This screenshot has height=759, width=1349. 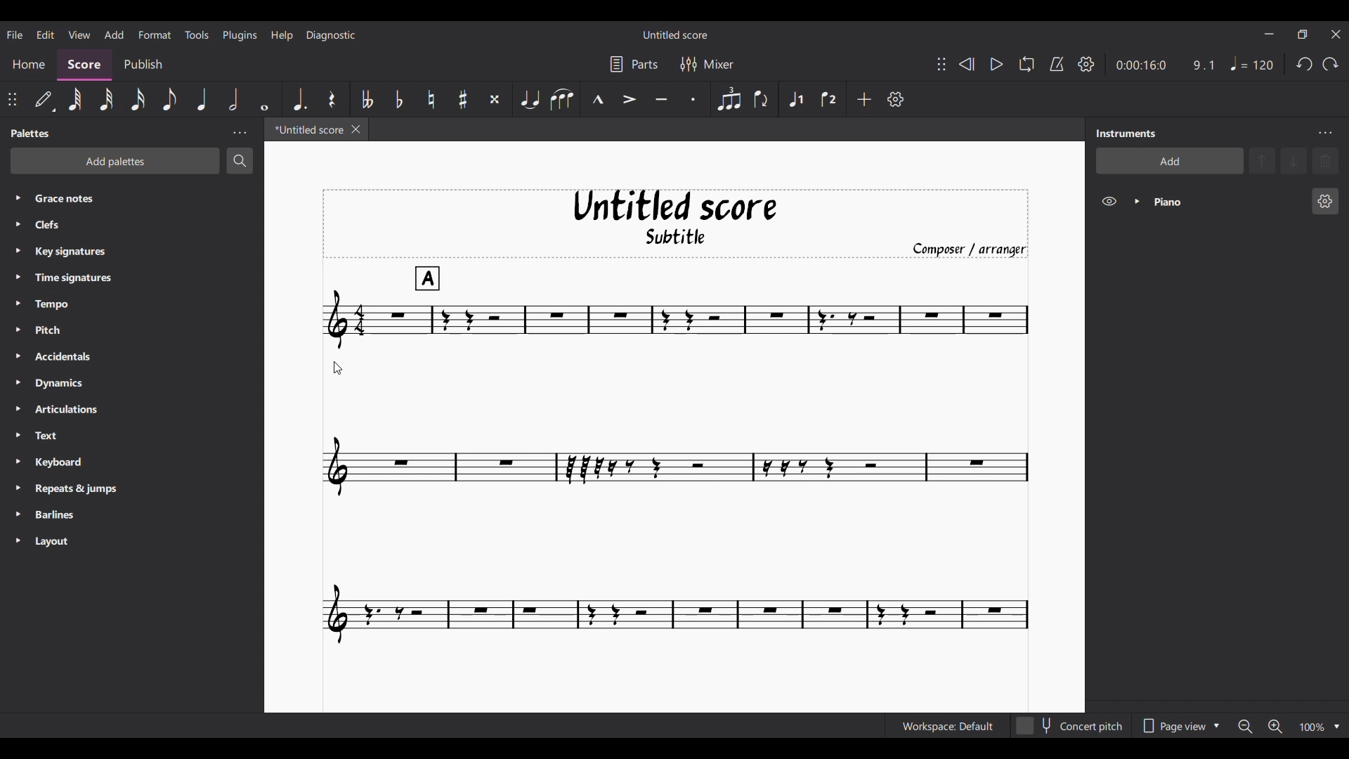 What do you see at coordinates (864, 99) in the screenshot?
I see `Add` at bounding box center [864, 99].